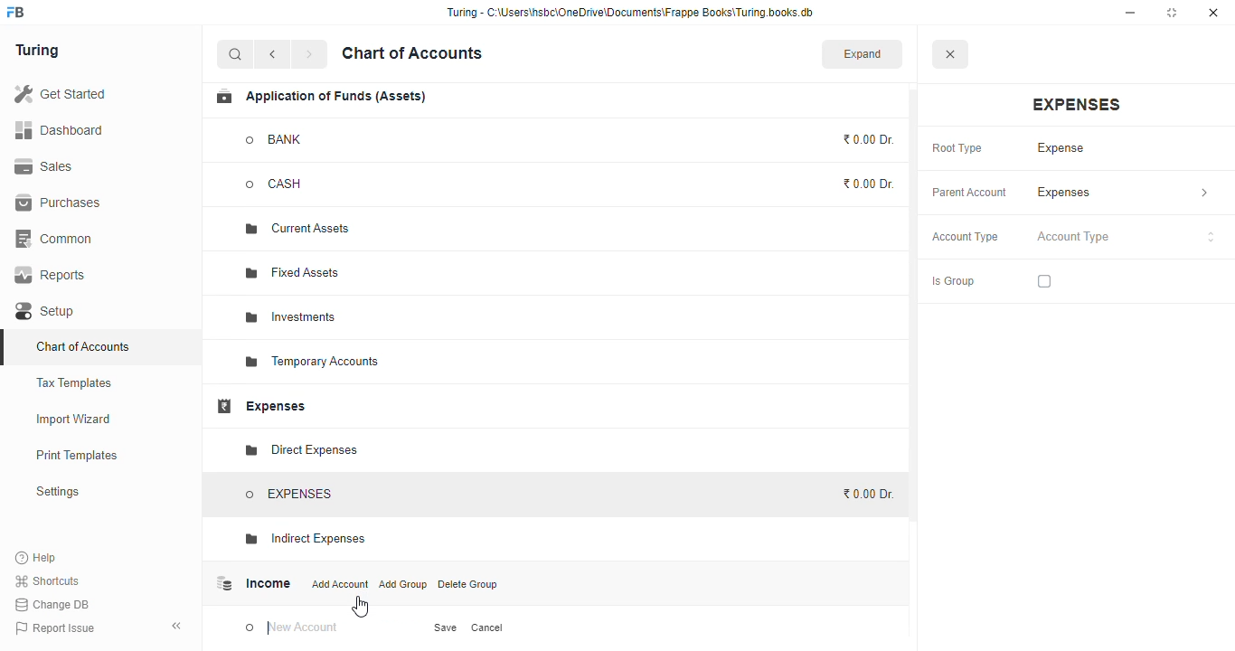 Image resolution: width=1235 pixels, height=651 pixels. I want to click on EXPENSES , so click(289, 495).